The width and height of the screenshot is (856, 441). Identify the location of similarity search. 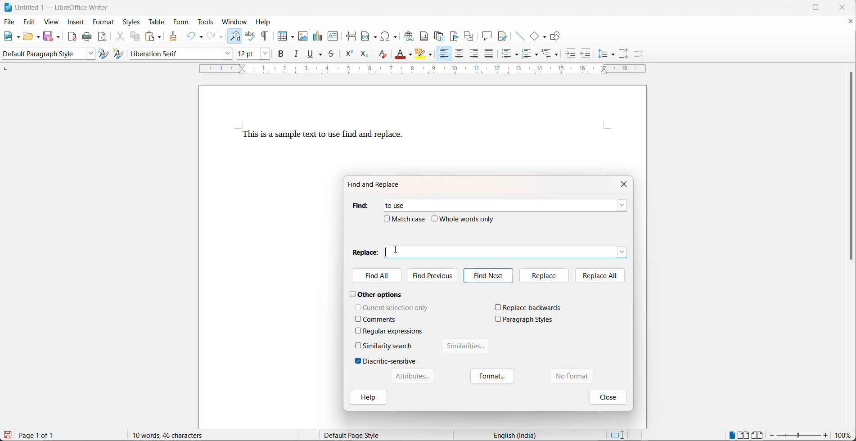
(388, 346).